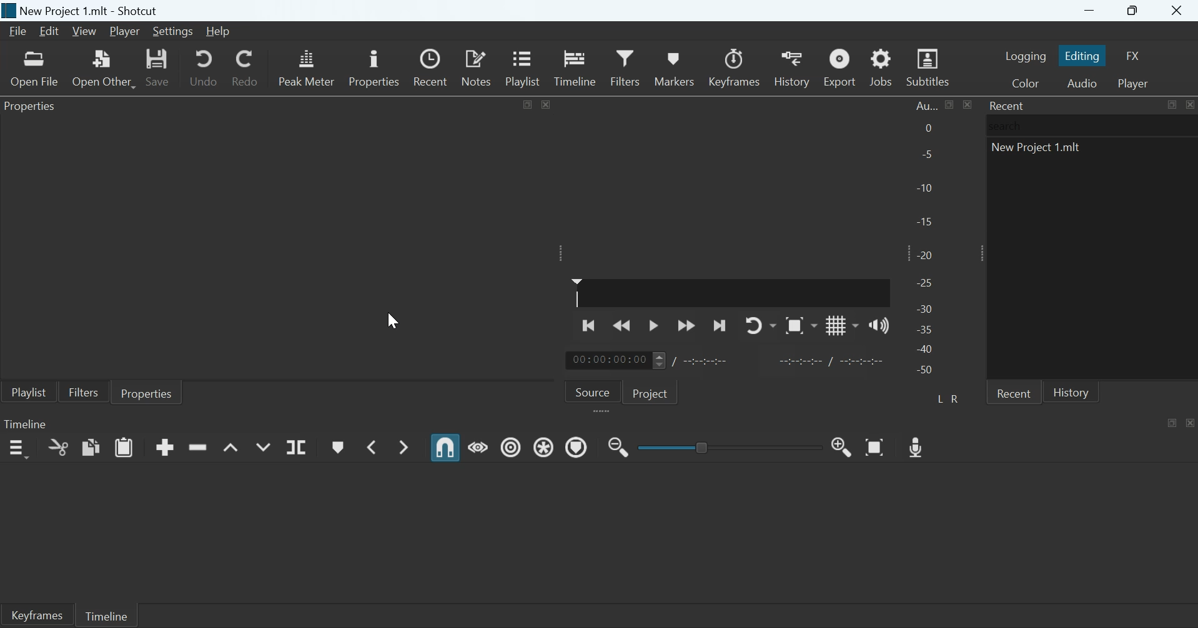 This screenshot has height=628, width=1198. Describe the element at coordinates (590, 324) in the screenshot. I see `Skip to the previous point` at that location.